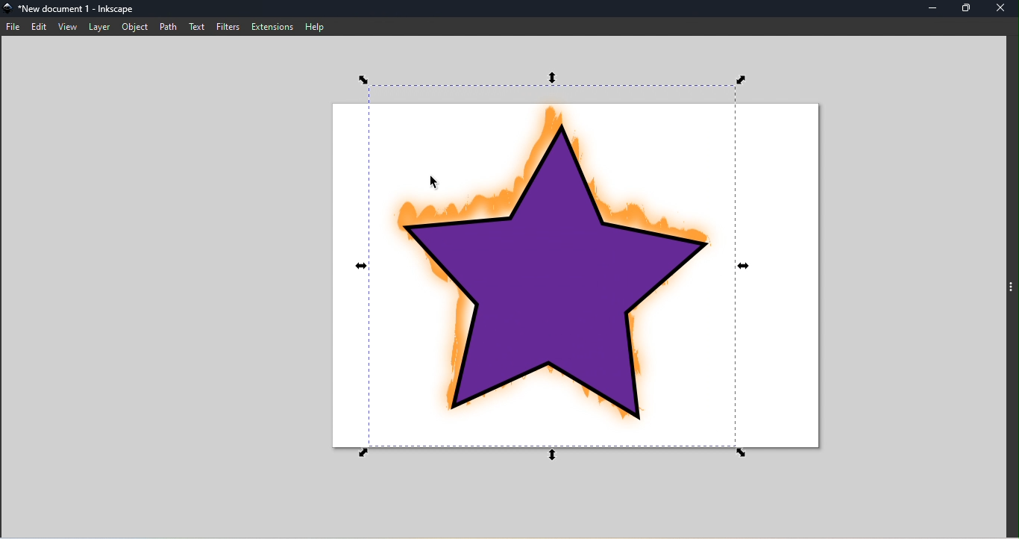  Describe the element at coordinates (13, 27) in the screenshot. I see `file` at that location.